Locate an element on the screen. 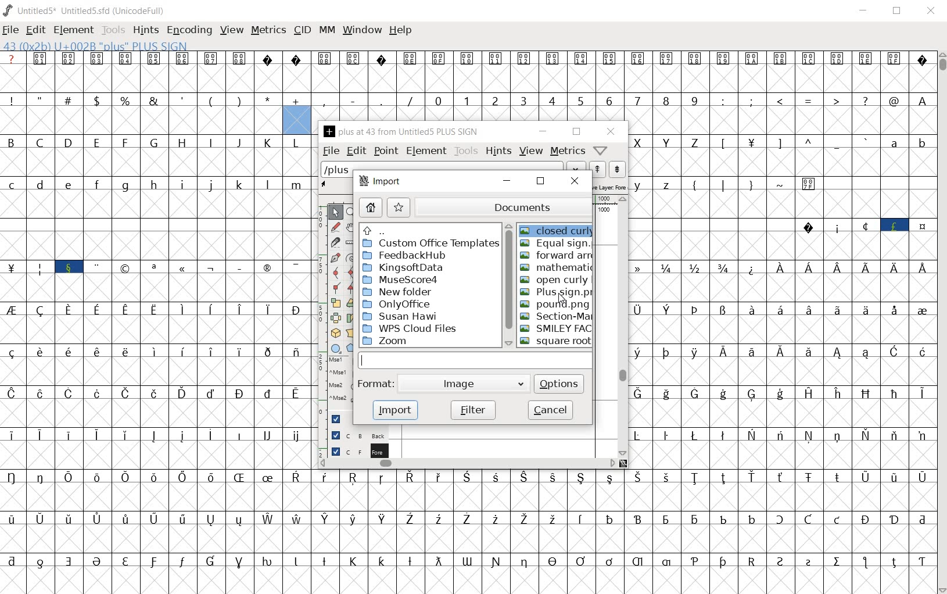 The width and height of the screenshot is (947, 594). star is located at coordinates (398, 207).